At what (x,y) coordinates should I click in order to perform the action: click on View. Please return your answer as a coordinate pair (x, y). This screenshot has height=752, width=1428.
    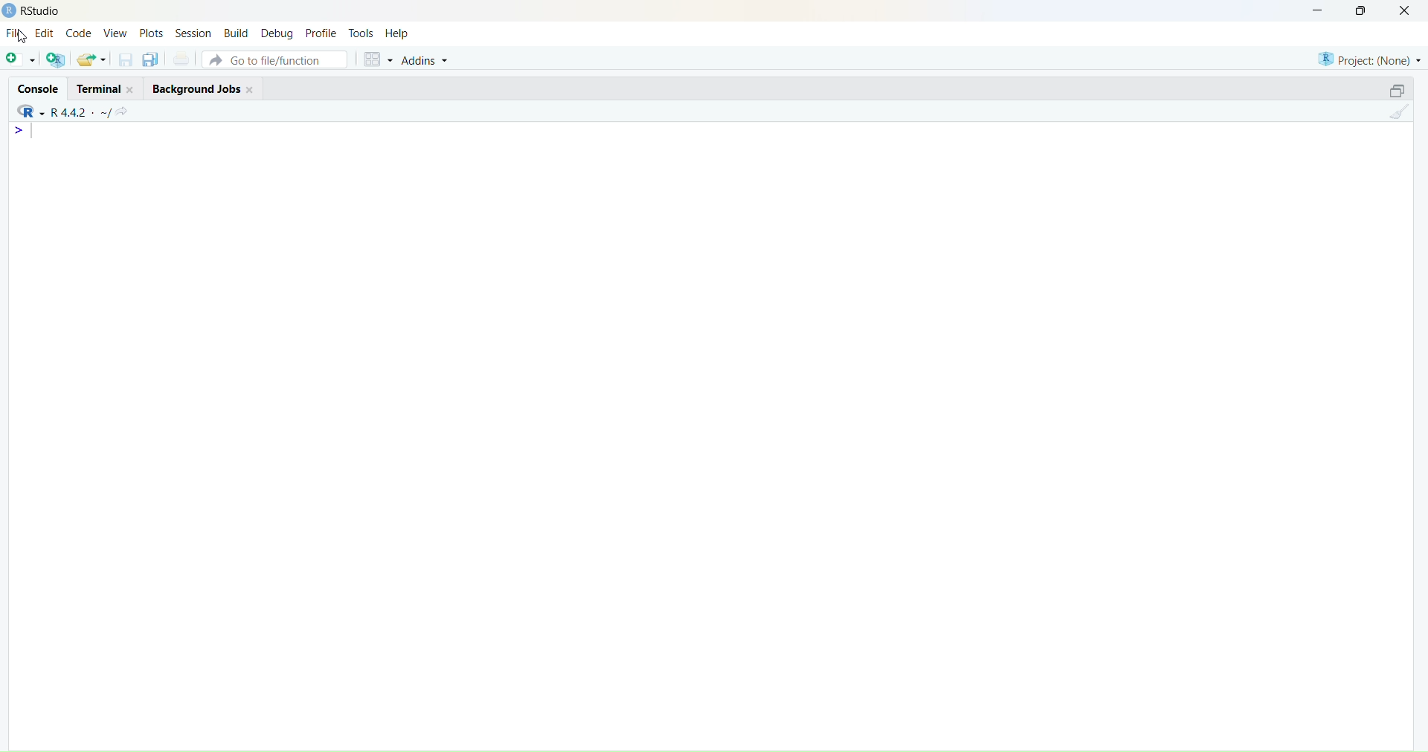
    Looking at the image, I should click on (115, 34).